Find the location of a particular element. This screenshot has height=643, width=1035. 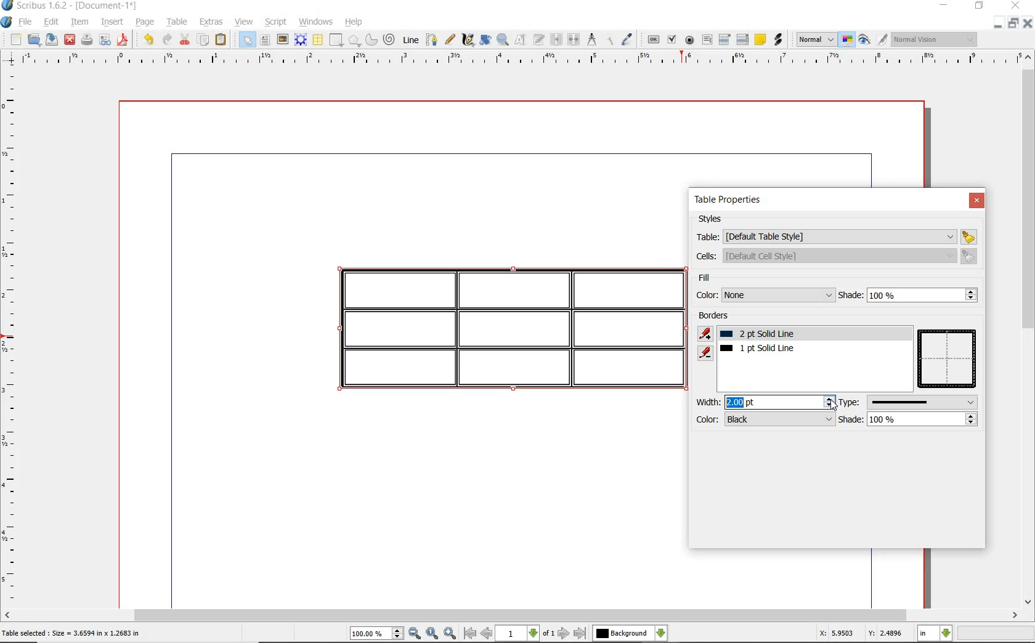

cursor is located at coordinates (831, 405).